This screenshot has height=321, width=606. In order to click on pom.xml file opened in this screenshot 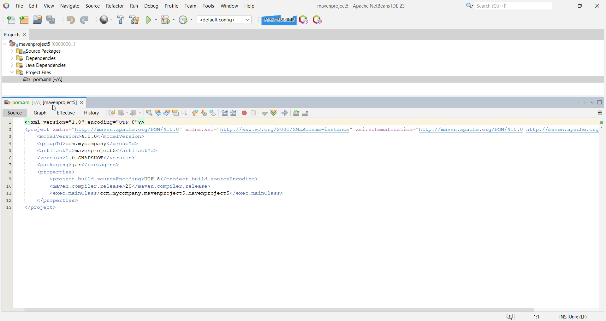, I will do `click(302, 79)`.